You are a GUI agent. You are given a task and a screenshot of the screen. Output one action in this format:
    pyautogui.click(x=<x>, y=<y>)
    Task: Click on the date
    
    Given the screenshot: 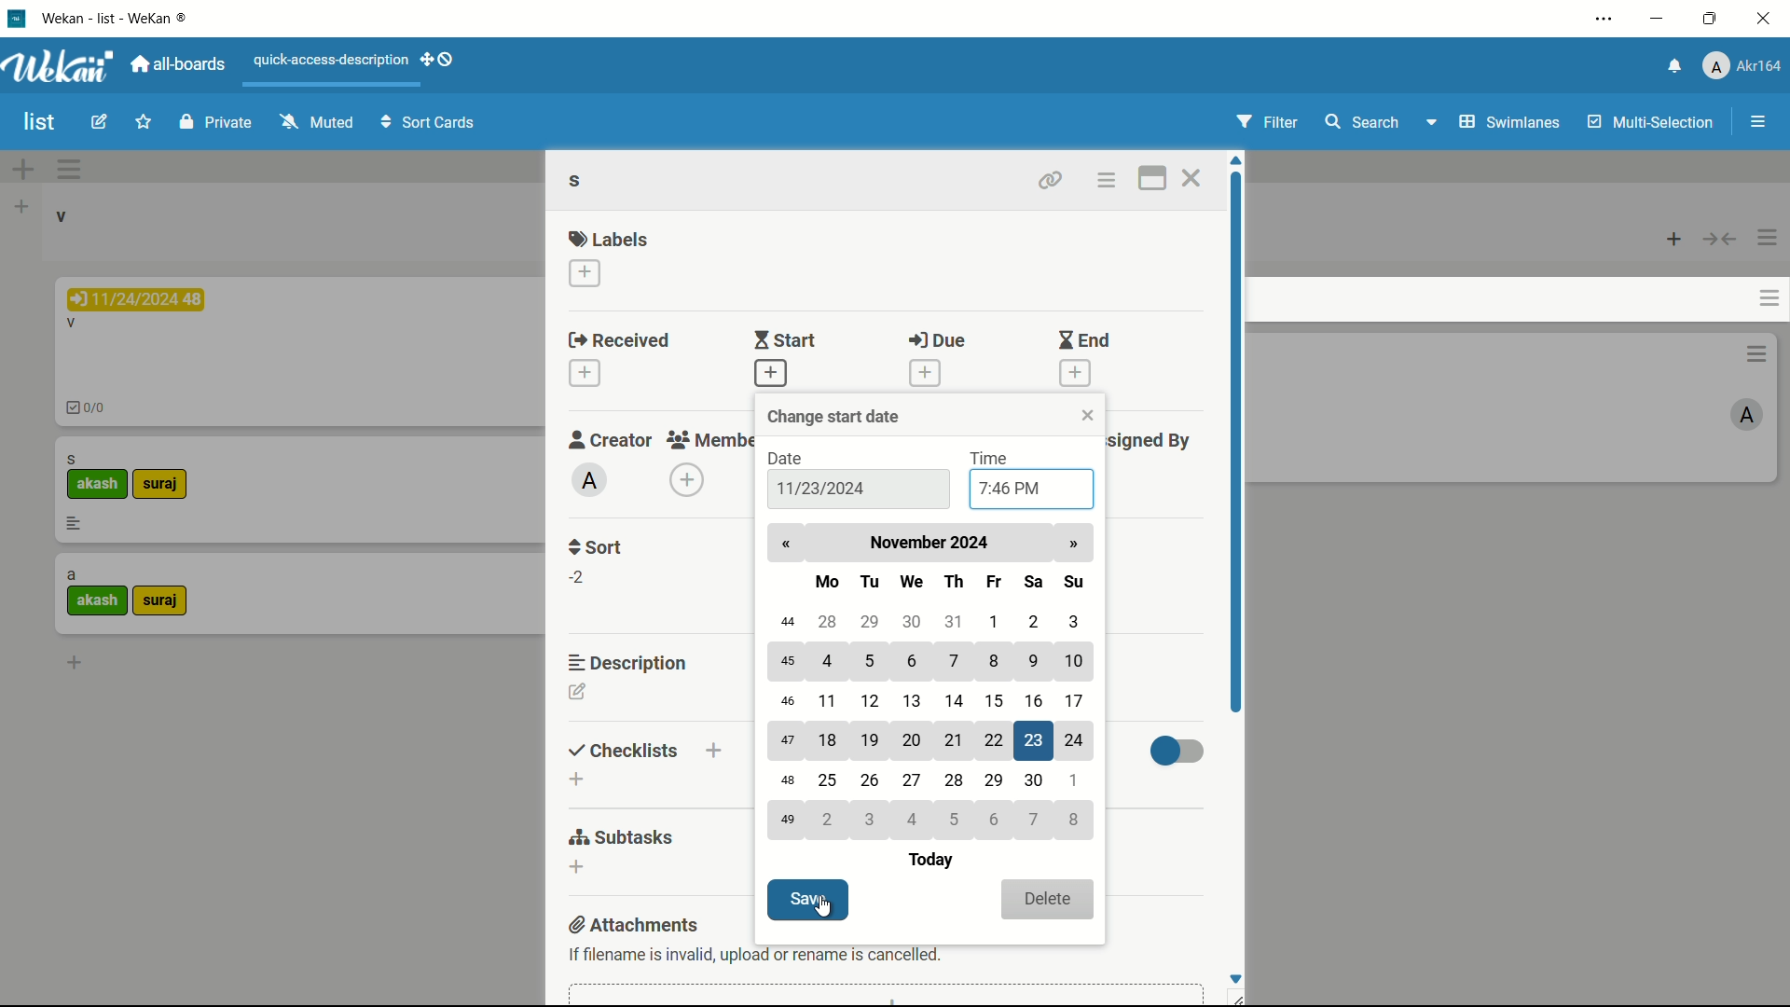 What is the action you would take?
    pyautogui.click(x=790, y=459)
    